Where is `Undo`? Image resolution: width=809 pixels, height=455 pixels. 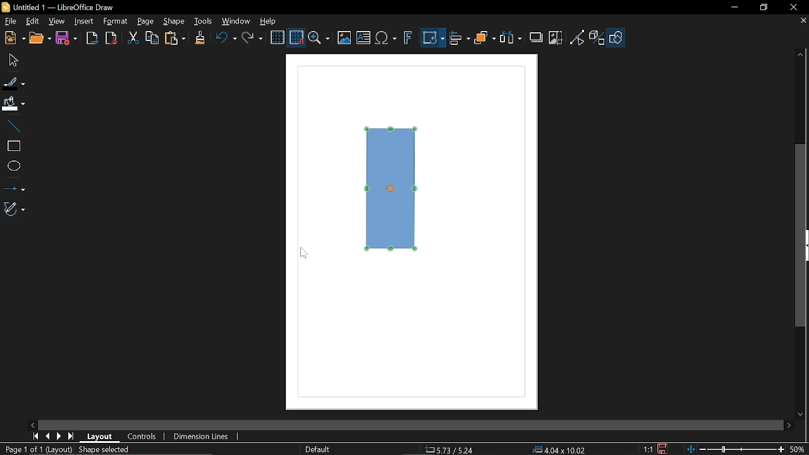
Undo is located at coordinates (224, 40).